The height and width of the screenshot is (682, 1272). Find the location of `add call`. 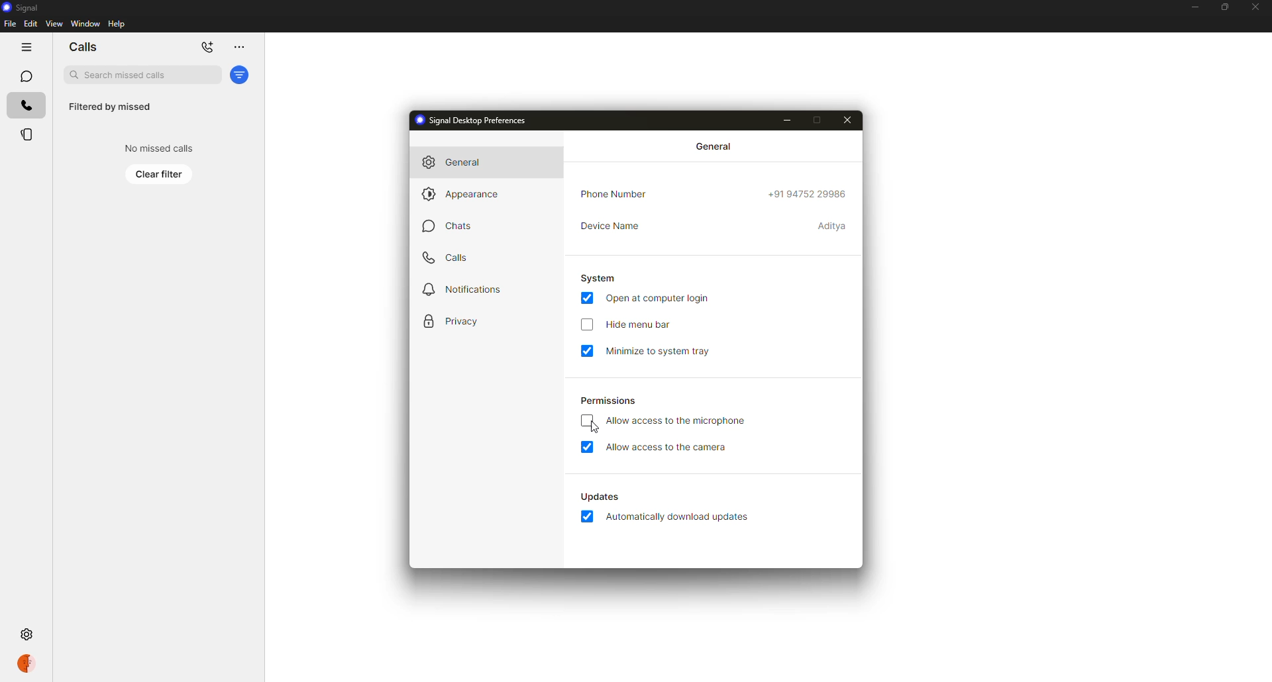

add call is located at coordinates (208, 48).